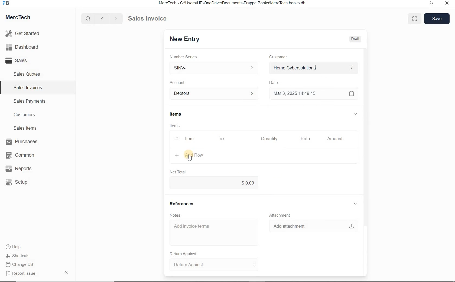  What do you see at coordinates (29, 101) in the screenshot?
I see `Sales Payments` at bounding box center [29, 101].